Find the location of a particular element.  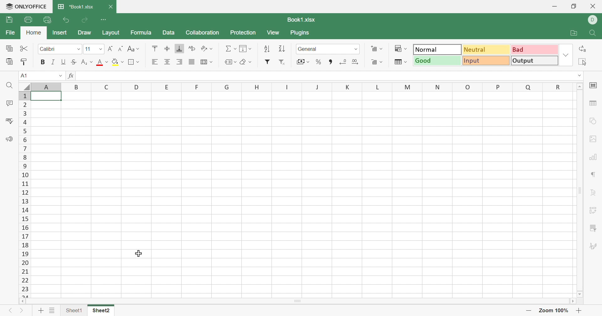

Drop down is located at coordinates (139, 62).